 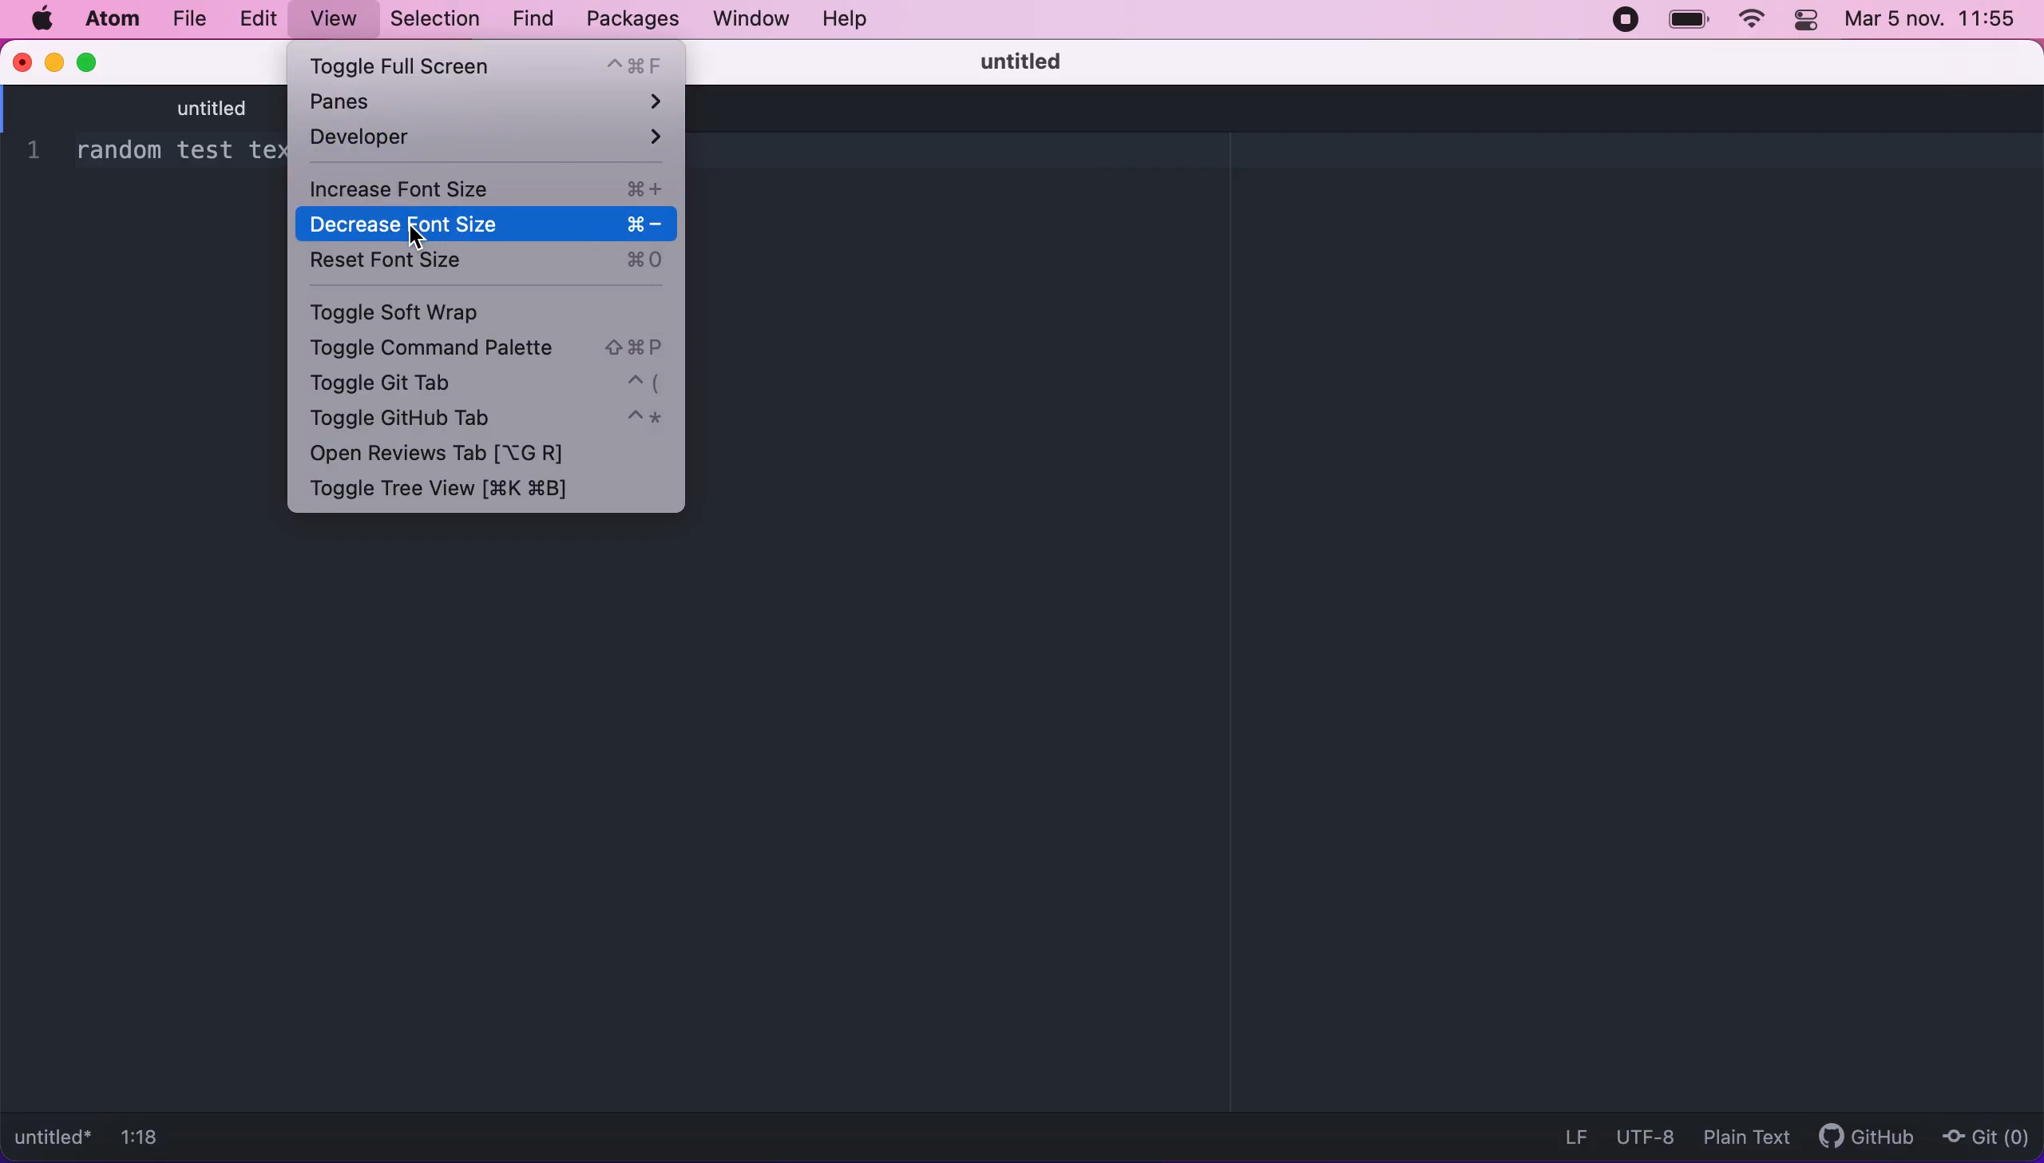 What do you see at coordinates (1013, 59) in the screenshot?
I see `untitled` at bounding box center [1013, 59].